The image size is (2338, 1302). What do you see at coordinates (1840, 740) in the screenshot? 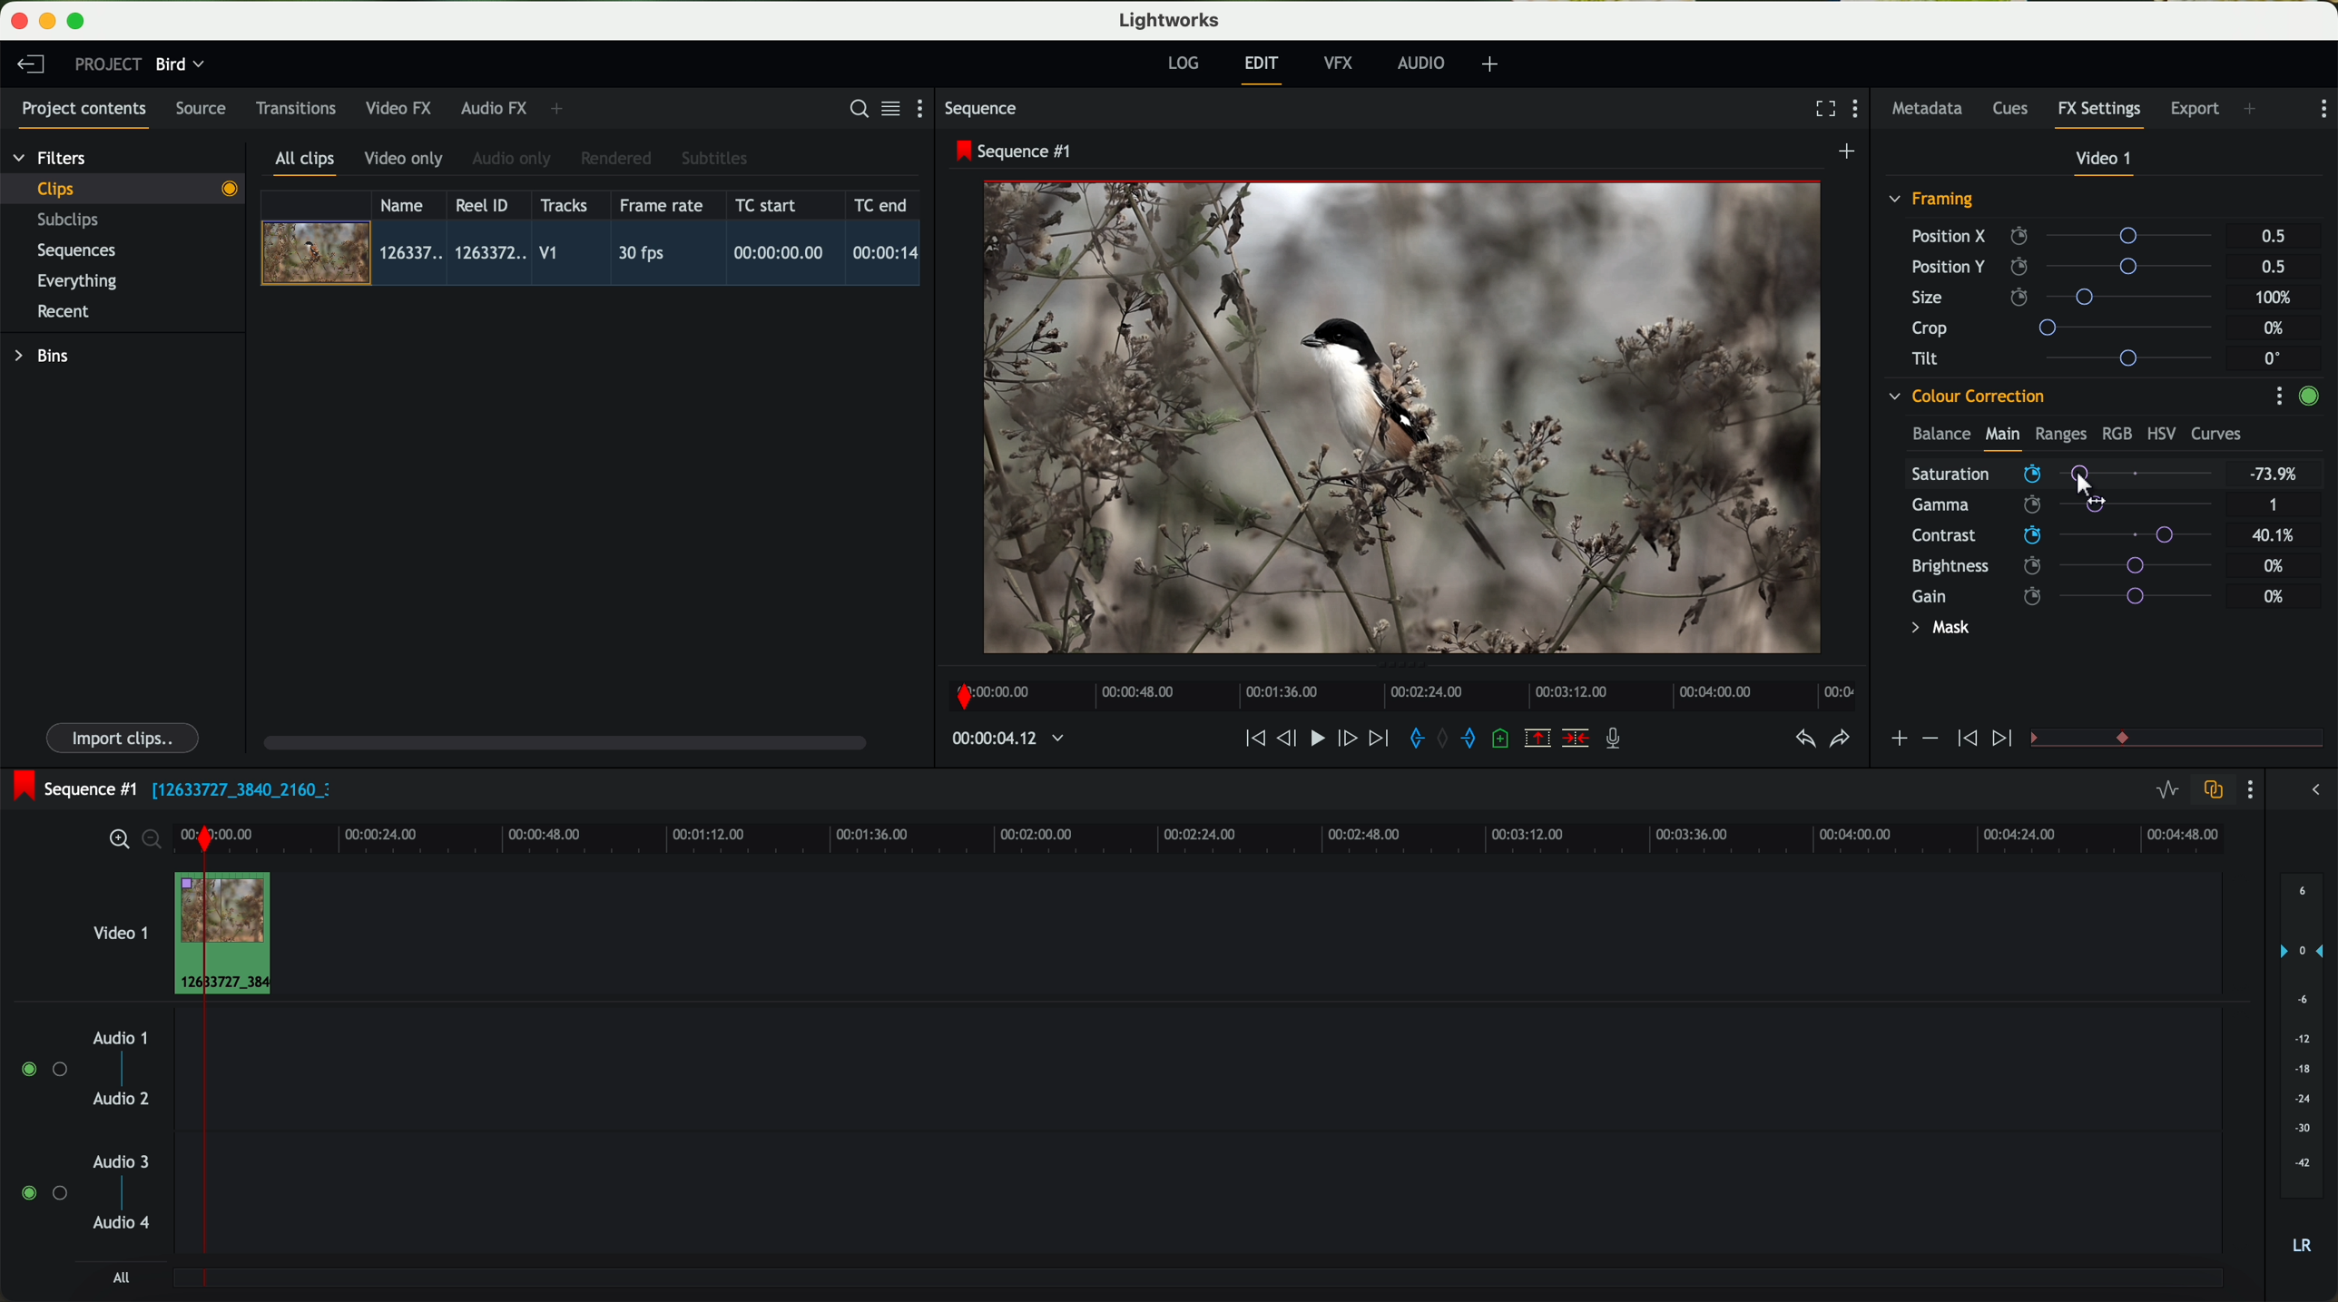
I see `redo` at bounding box center [1840, 740].